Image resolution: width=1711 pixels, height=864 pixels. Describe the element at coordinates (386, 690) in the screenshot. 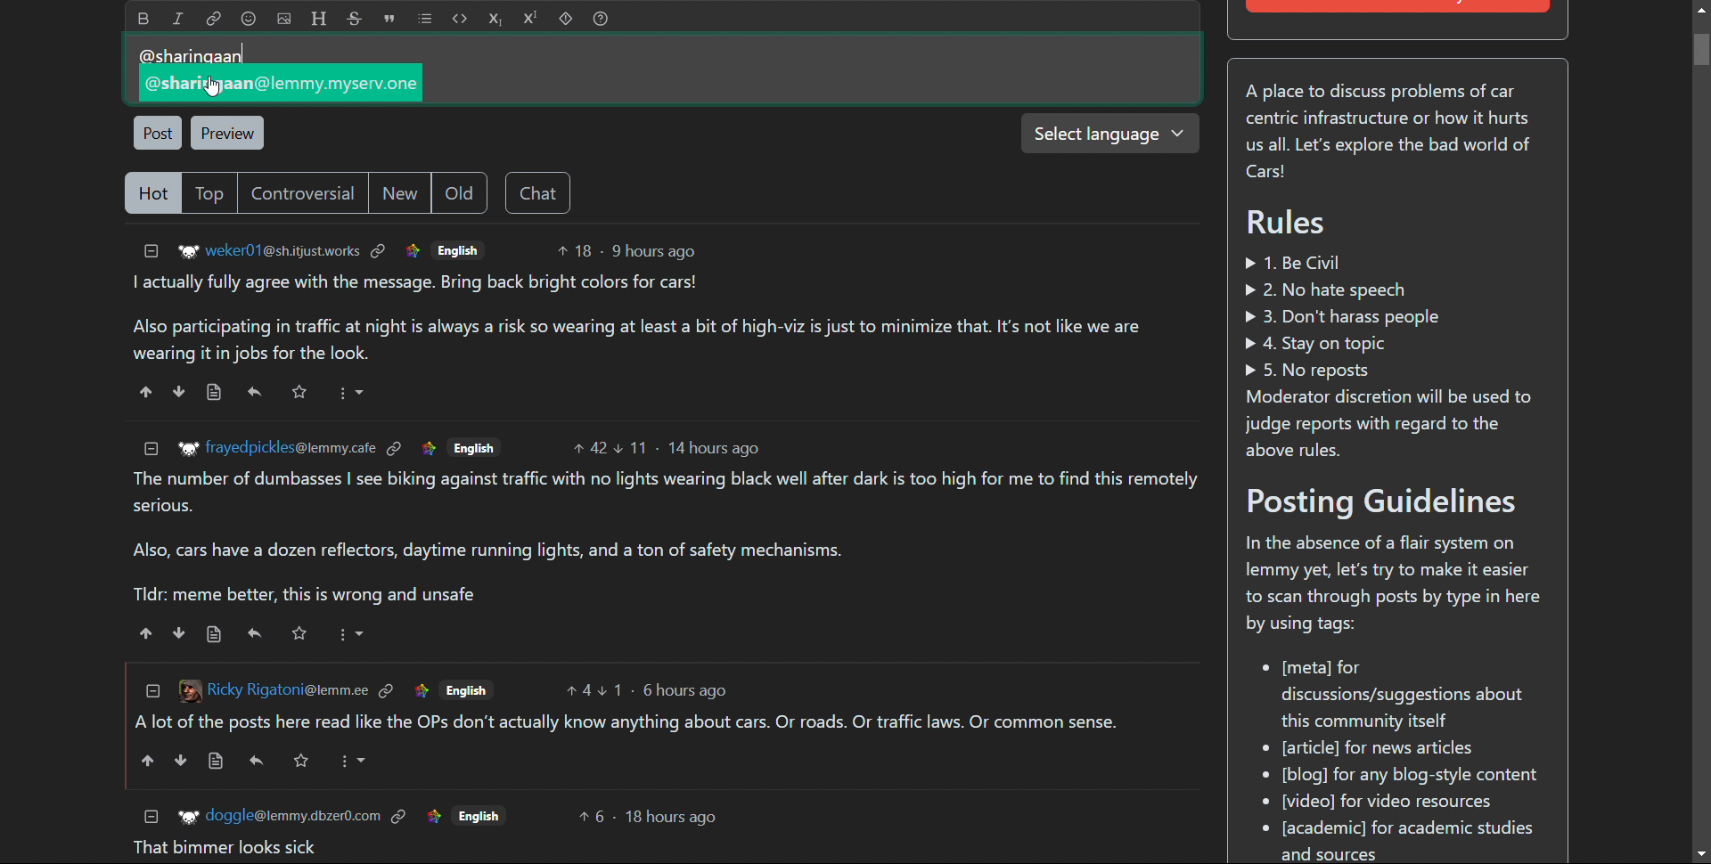

I see `link` at that location.